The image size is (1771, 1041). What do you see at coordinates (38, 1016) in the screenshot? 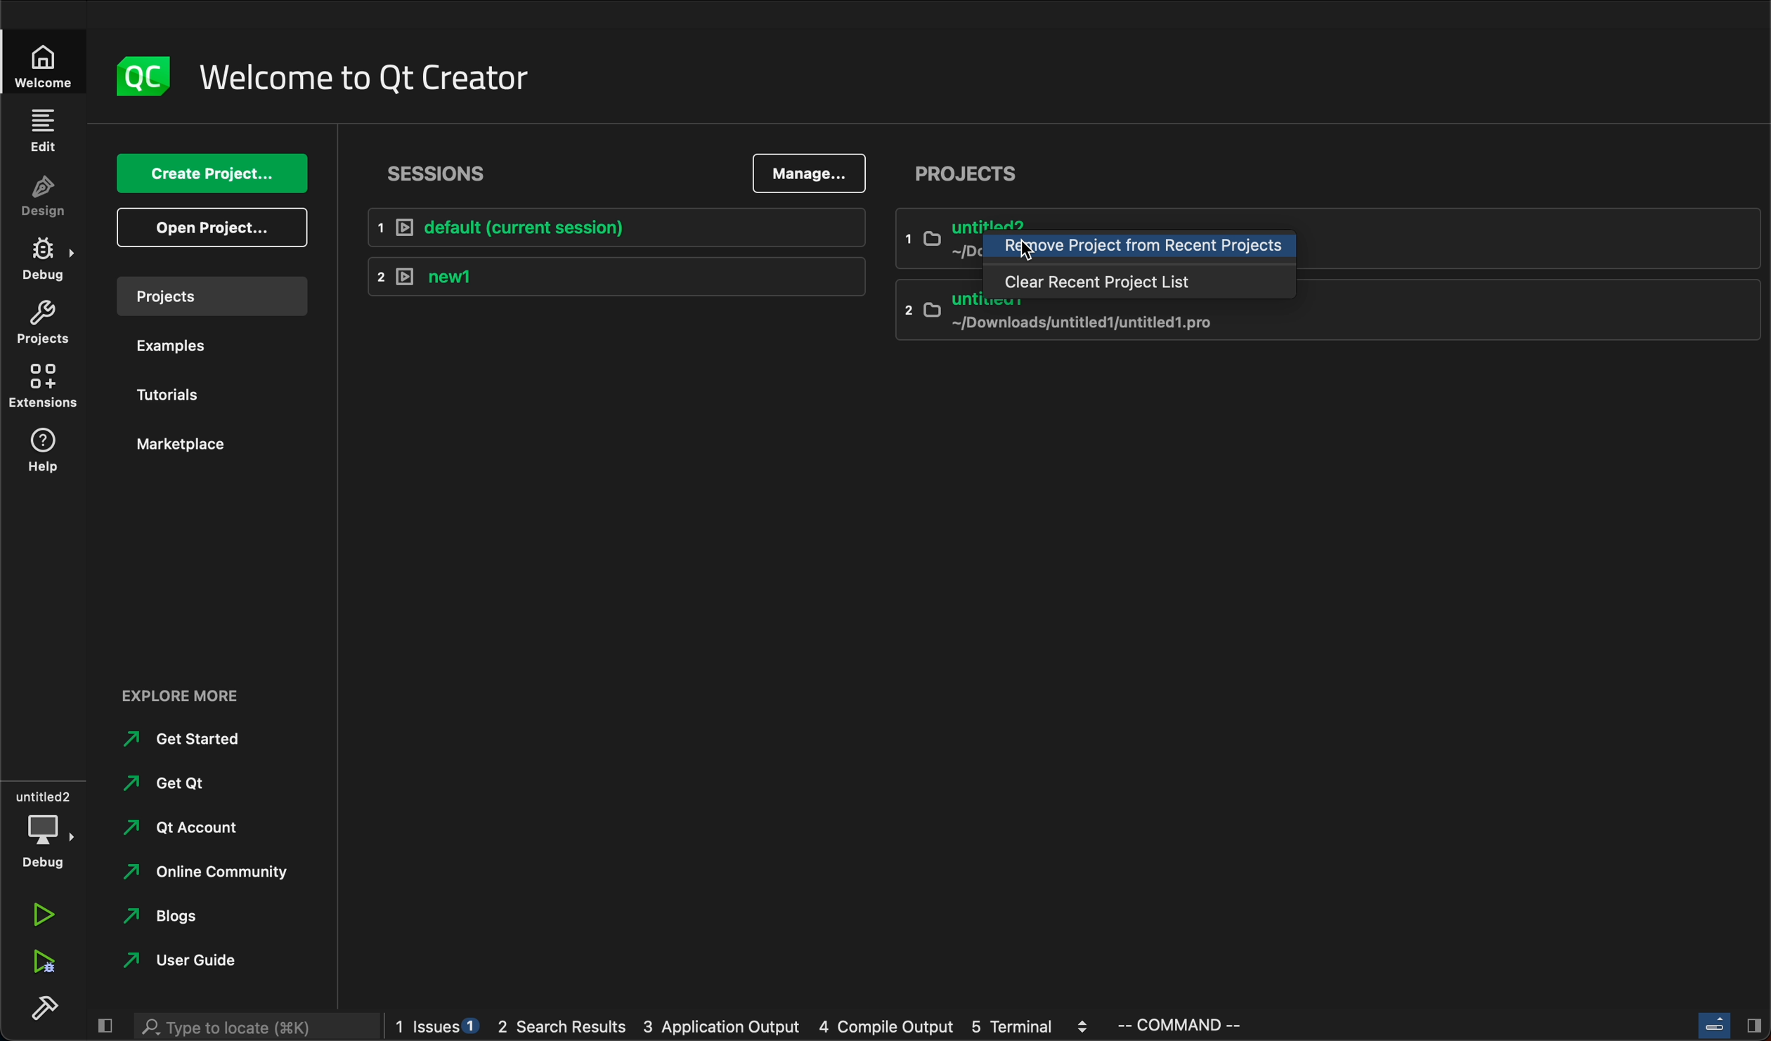
I see `build` at bounding box center [38, 1016].